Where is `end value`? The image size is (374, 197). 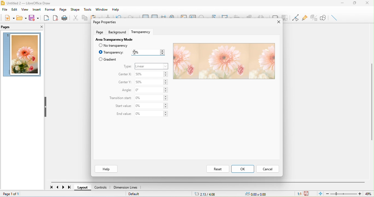
end value is located at coordinates (122, 114).